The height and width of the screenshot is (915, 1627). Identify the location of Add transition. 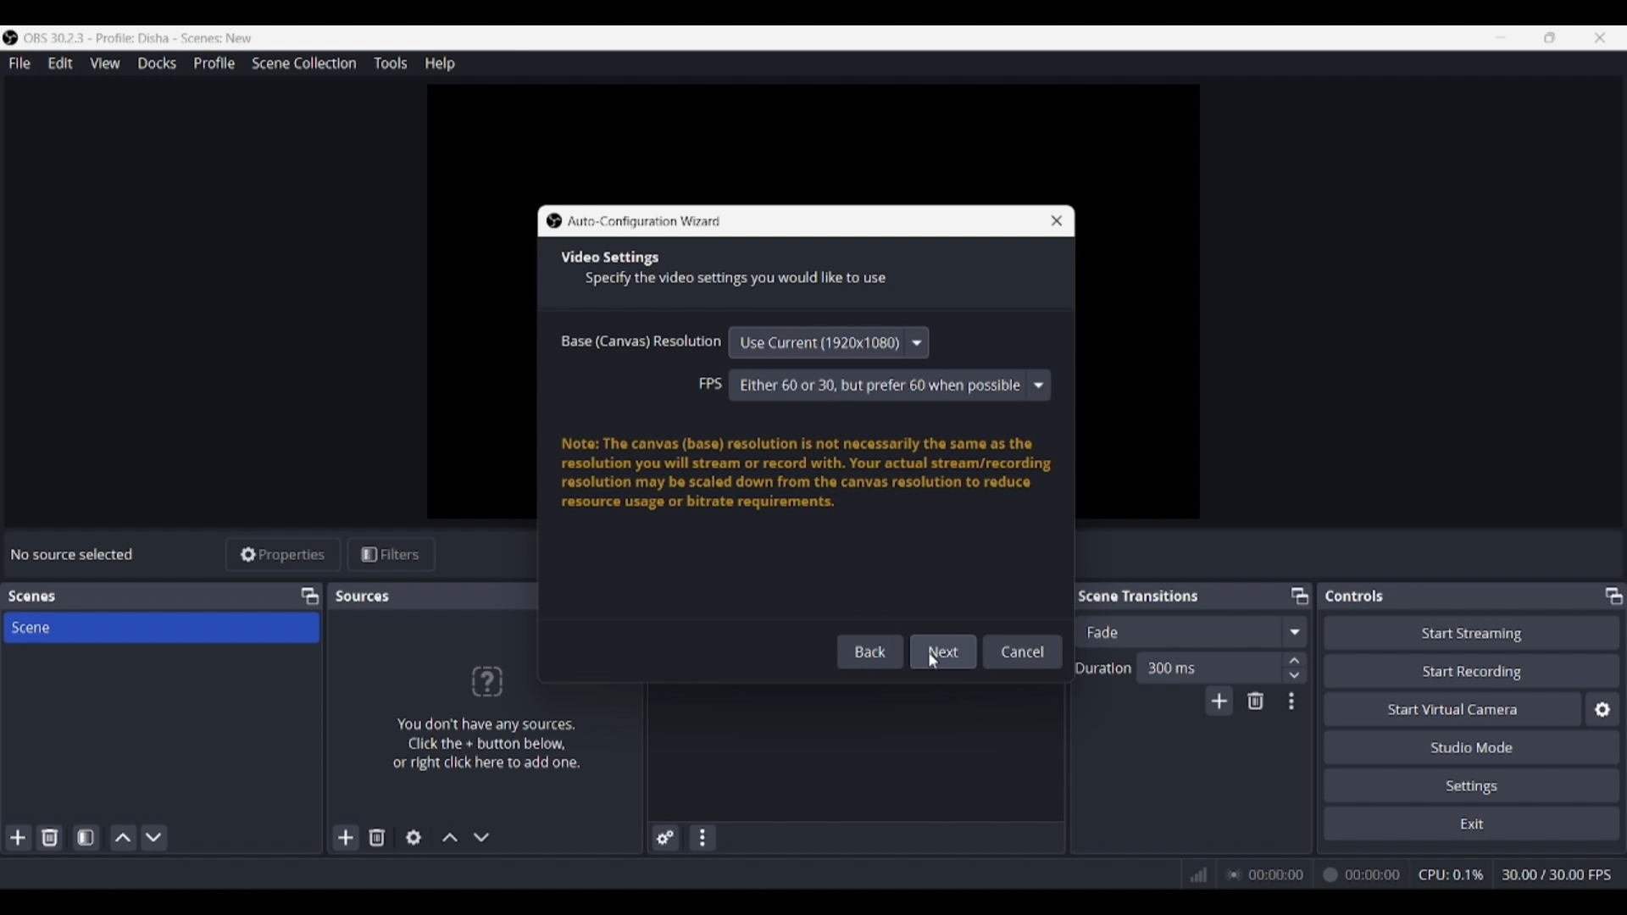
(1219, 701).